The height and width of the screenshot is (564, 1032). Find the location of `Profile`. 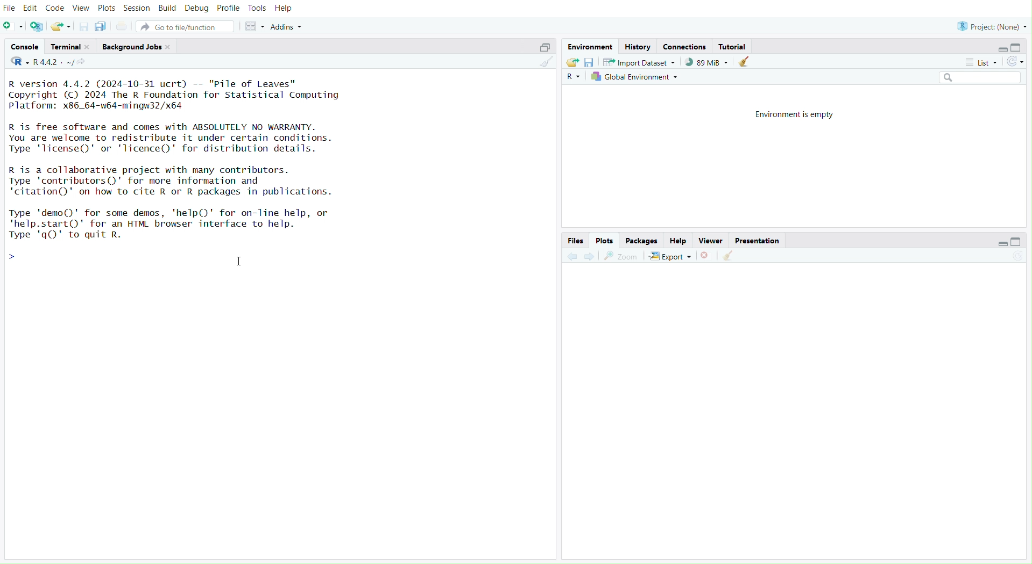

Profile is located at coordinates (227, 9).